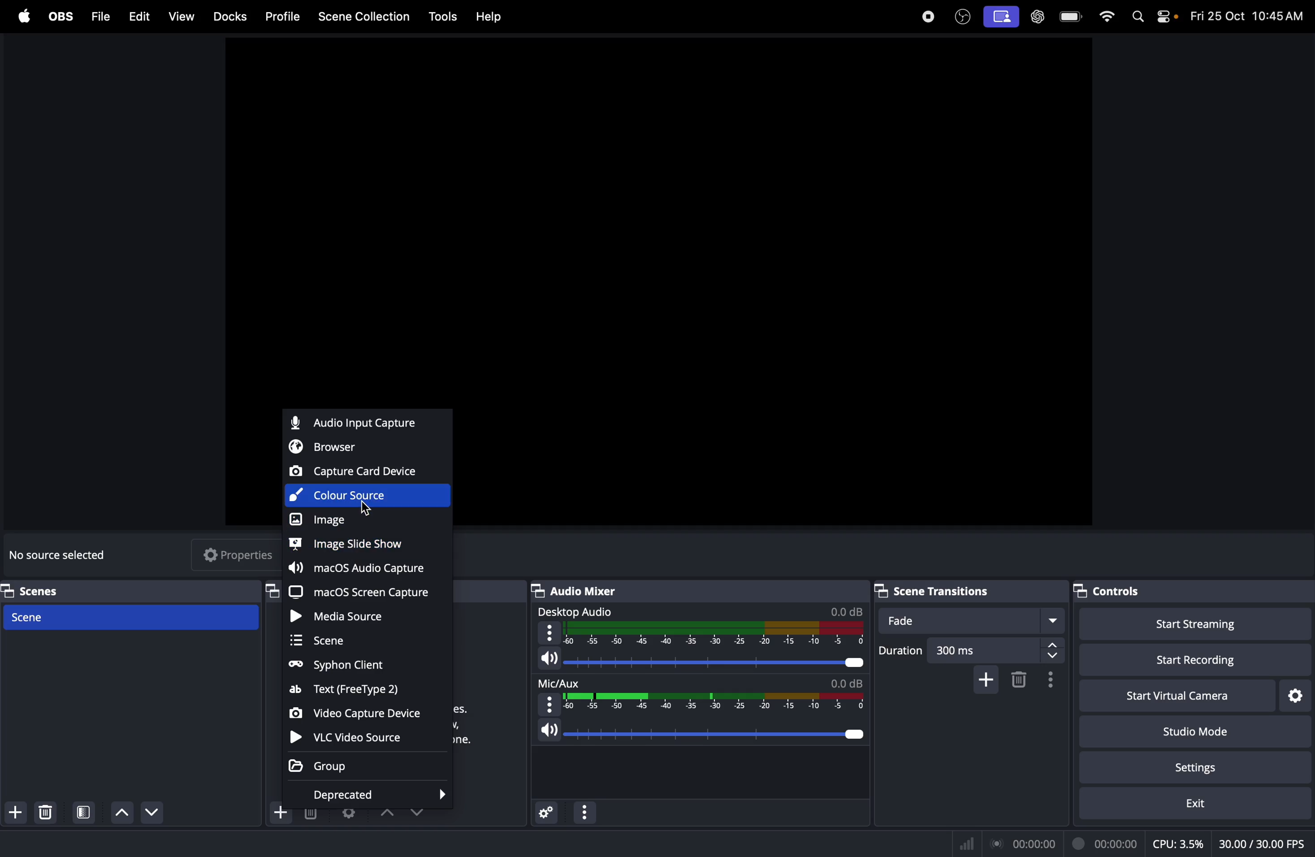  Describe the element at coordinates (656, 222) in the screenshot. I see `obs window` at that location.